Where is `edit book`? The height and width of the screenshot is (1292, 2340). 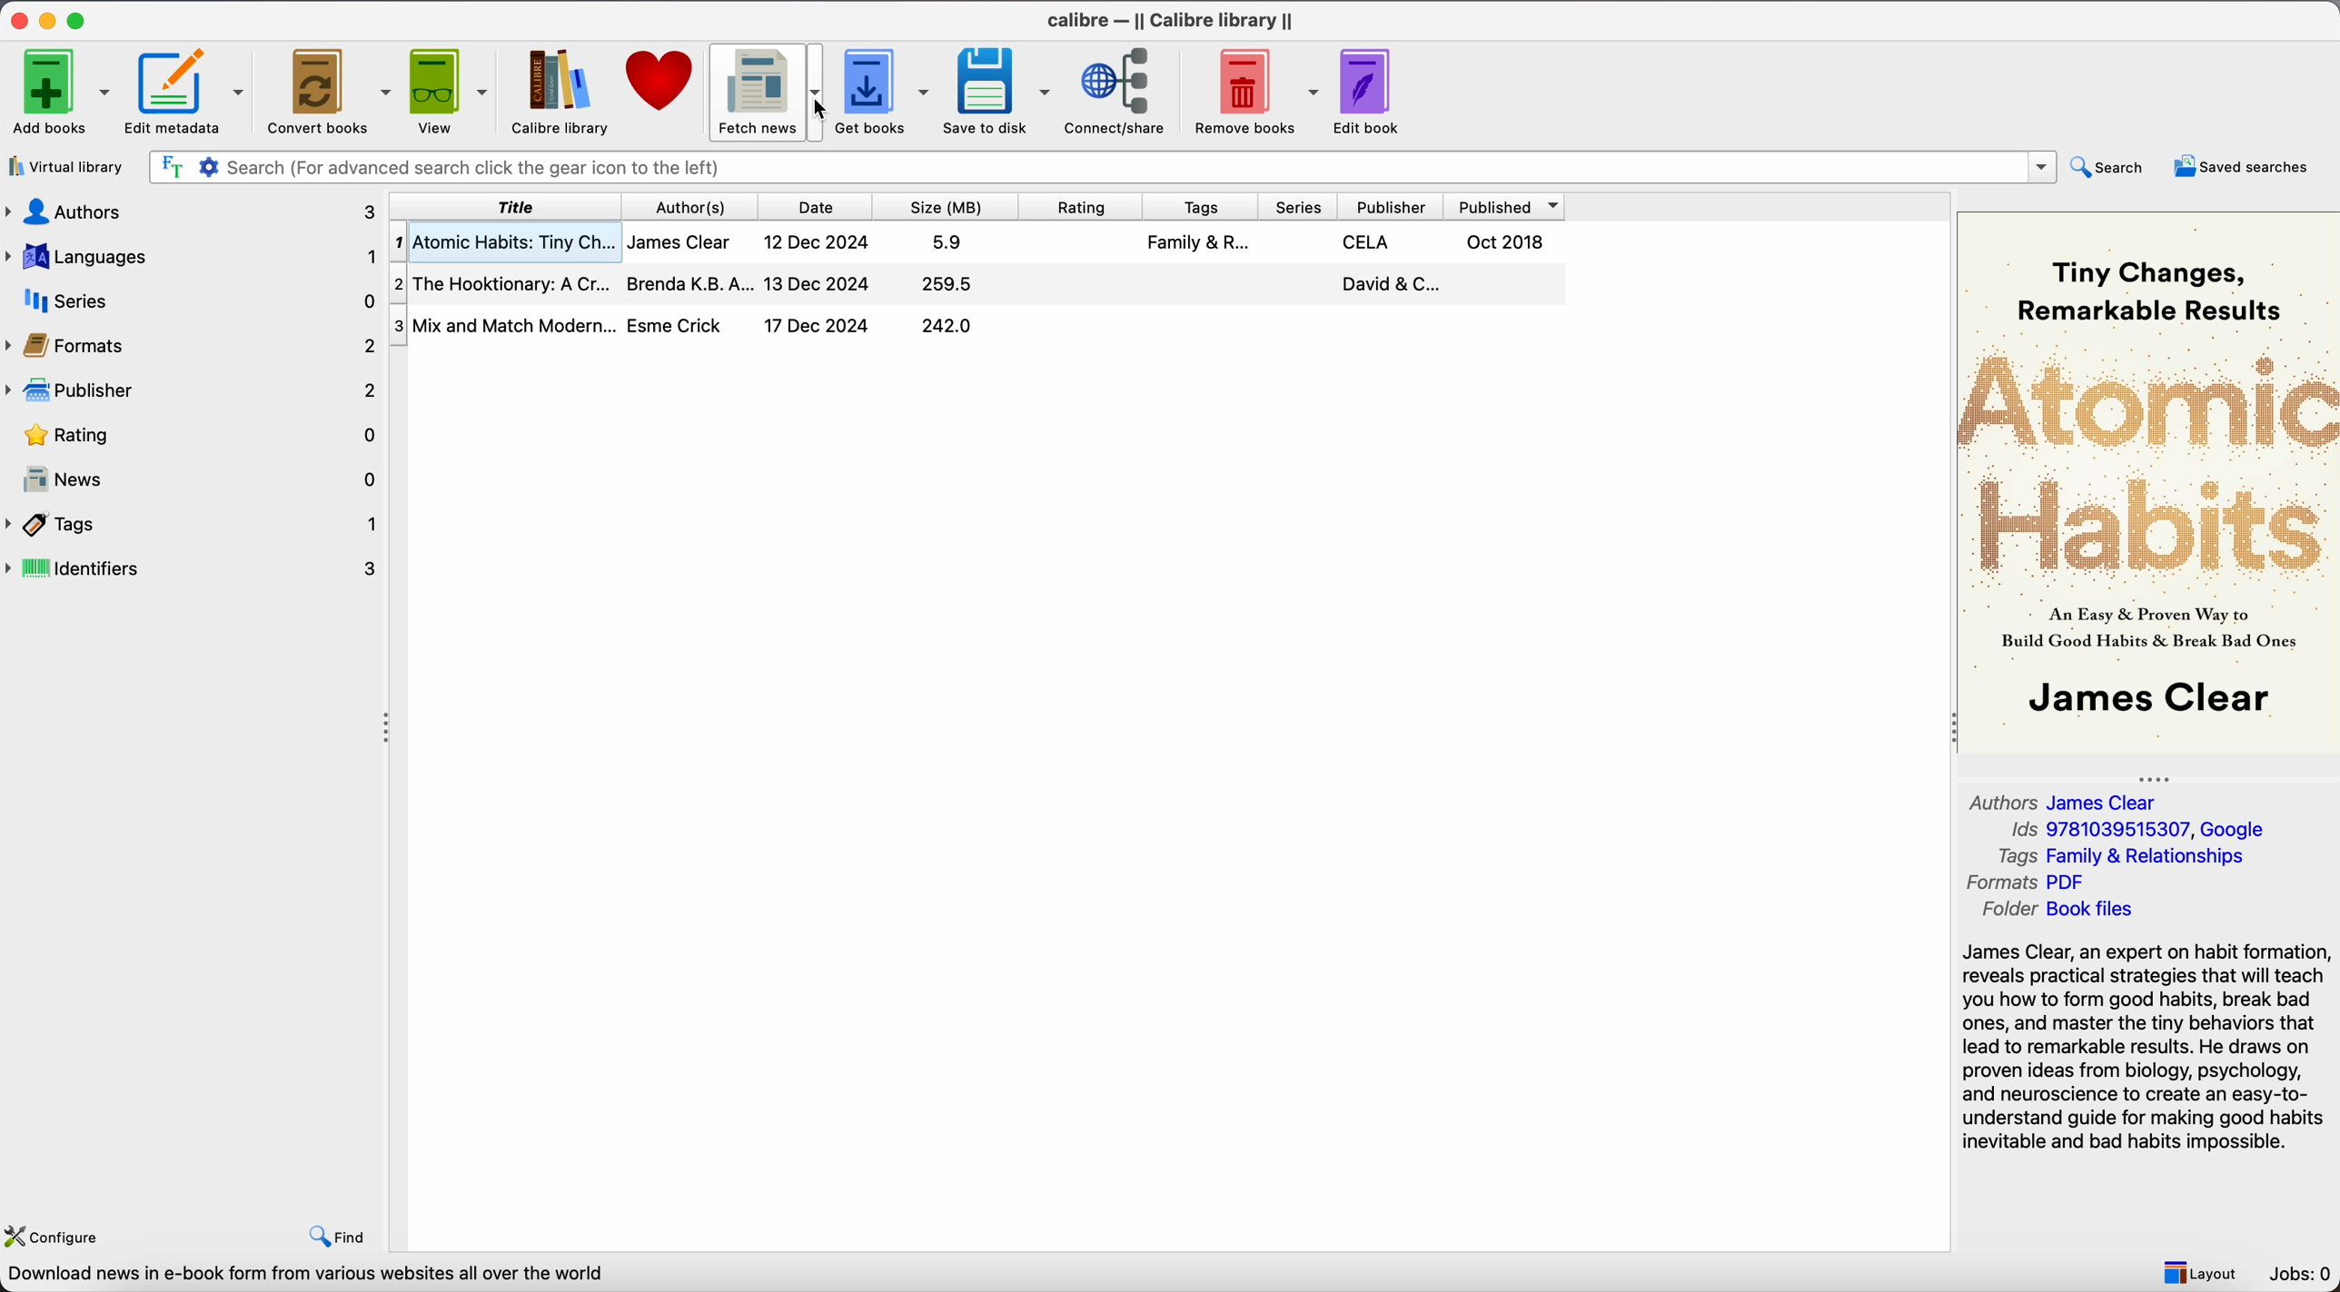
edit book is located at coordinates (1369, 89).